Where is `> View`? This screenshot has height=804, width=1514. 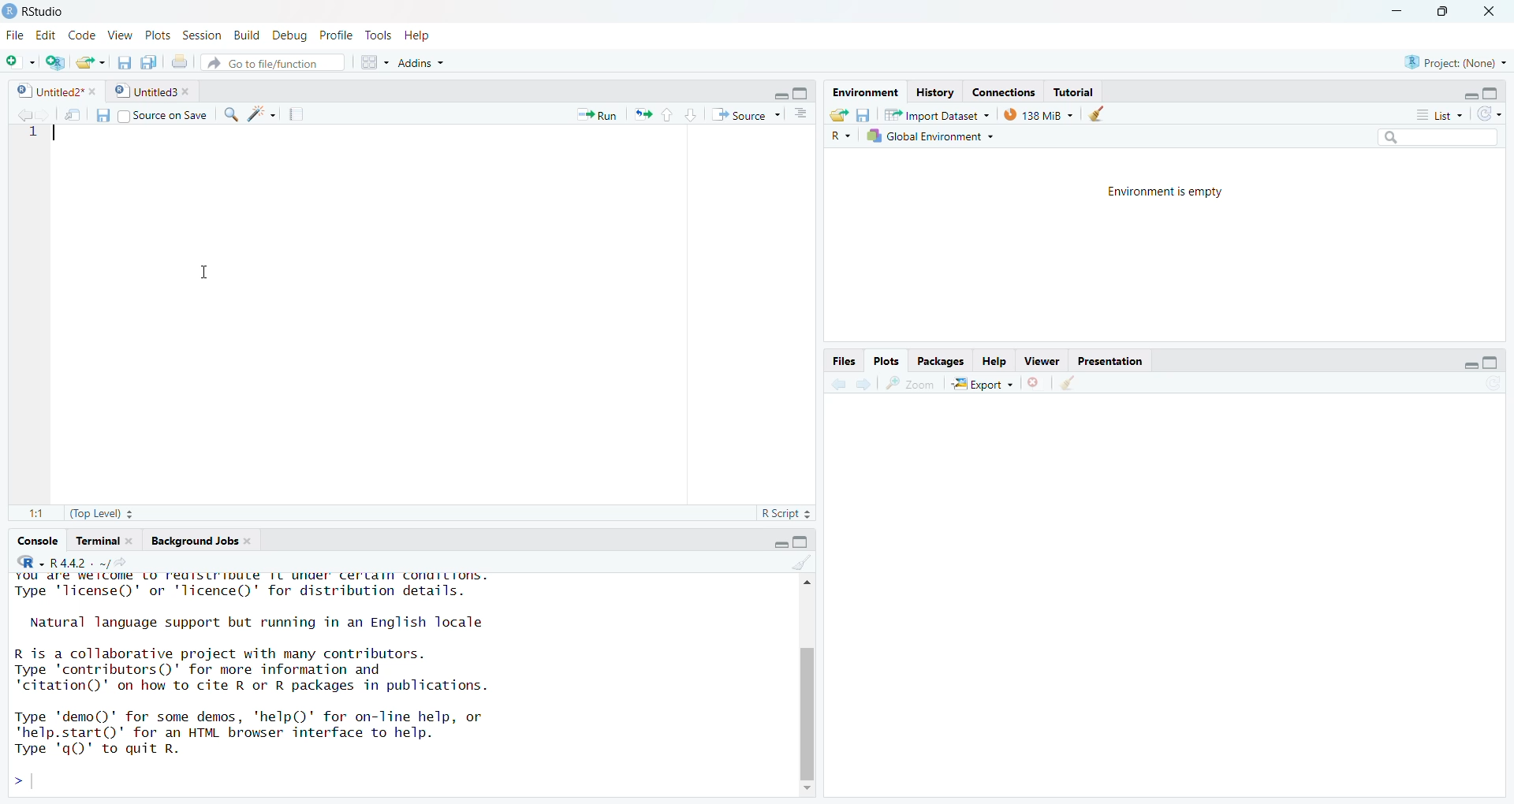
> View is located at coordinates (122, 35).